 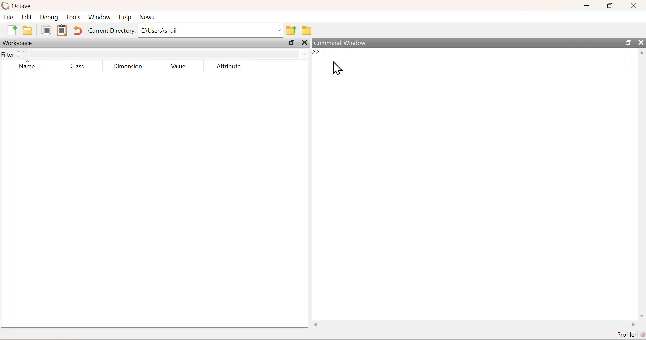 I want to click on down, so click(x=304, y=54).